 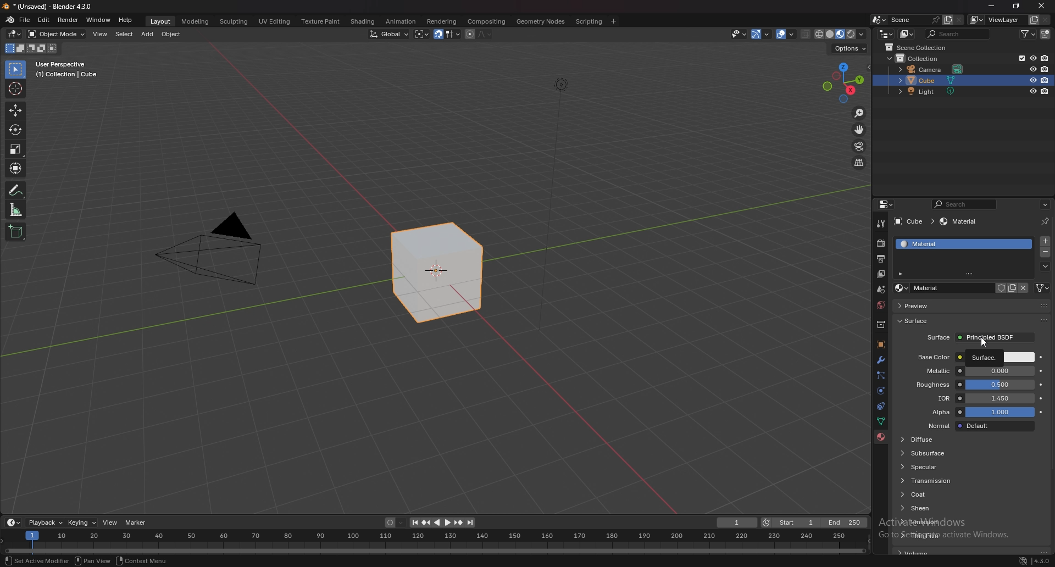 I want to click on hide in viewport, so click(x=1033, y=57).